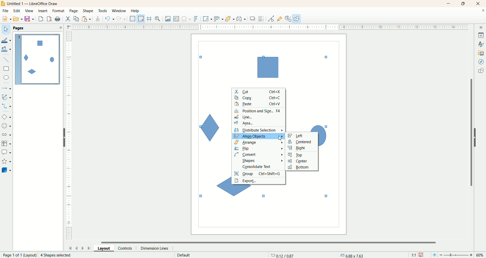  Describe the element at coordinates (6, 19) in the screenshot. I see `new` at that location.